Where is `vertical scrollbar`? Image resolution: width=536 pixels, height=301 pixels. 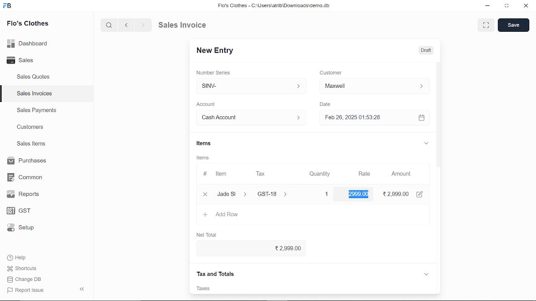
vertical scrollbar is located at coordinates (439, 138).